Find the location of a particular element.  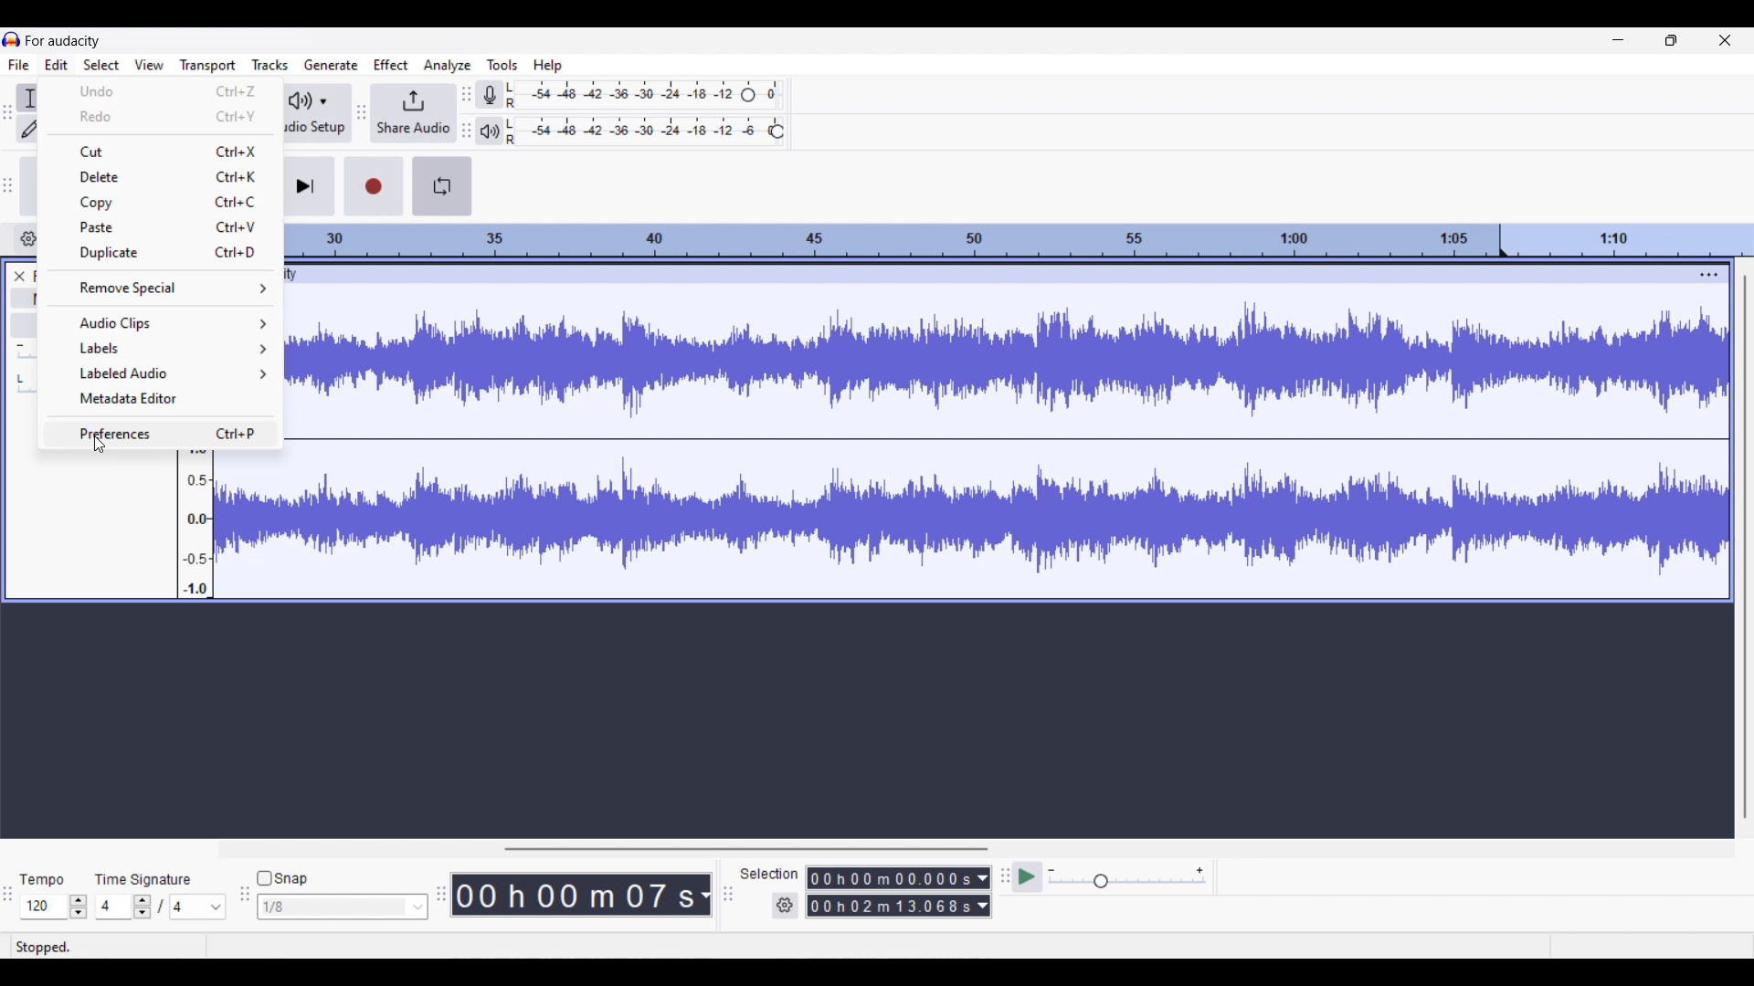

Metadata editor is located at coordinates (160, 398).